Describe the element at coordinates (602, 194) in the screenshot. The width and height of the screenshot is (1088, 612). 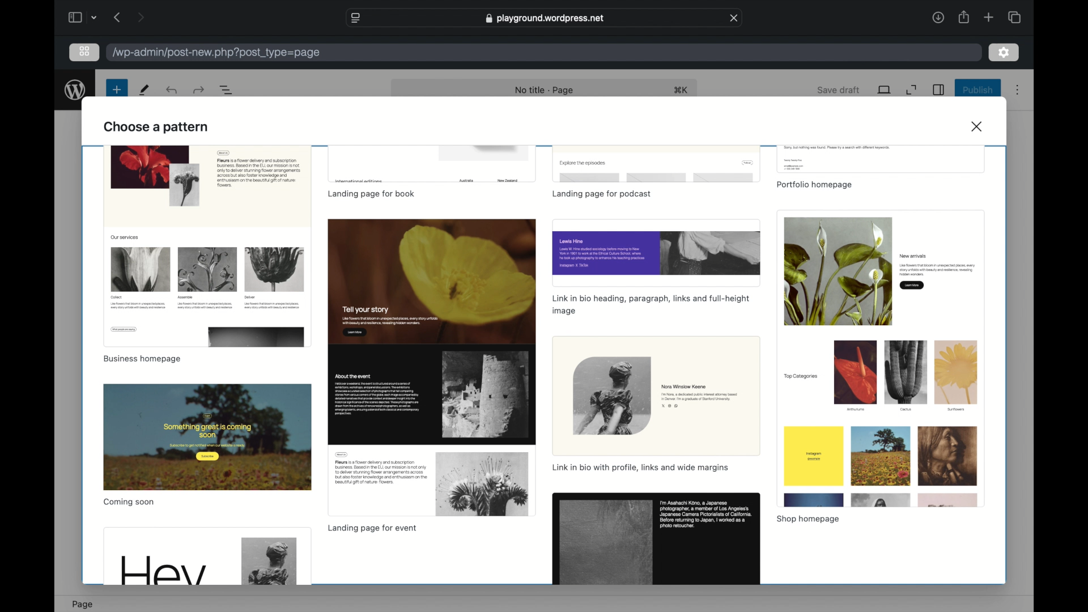
I see `template name` at that location.